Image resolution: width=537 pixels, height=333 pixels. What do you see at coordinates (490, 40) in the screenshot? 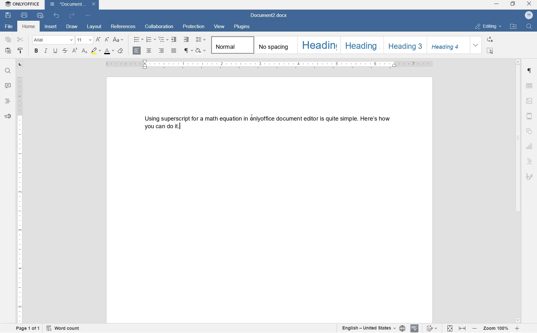
I see `REPLACE` at bounding box center [490, 40].